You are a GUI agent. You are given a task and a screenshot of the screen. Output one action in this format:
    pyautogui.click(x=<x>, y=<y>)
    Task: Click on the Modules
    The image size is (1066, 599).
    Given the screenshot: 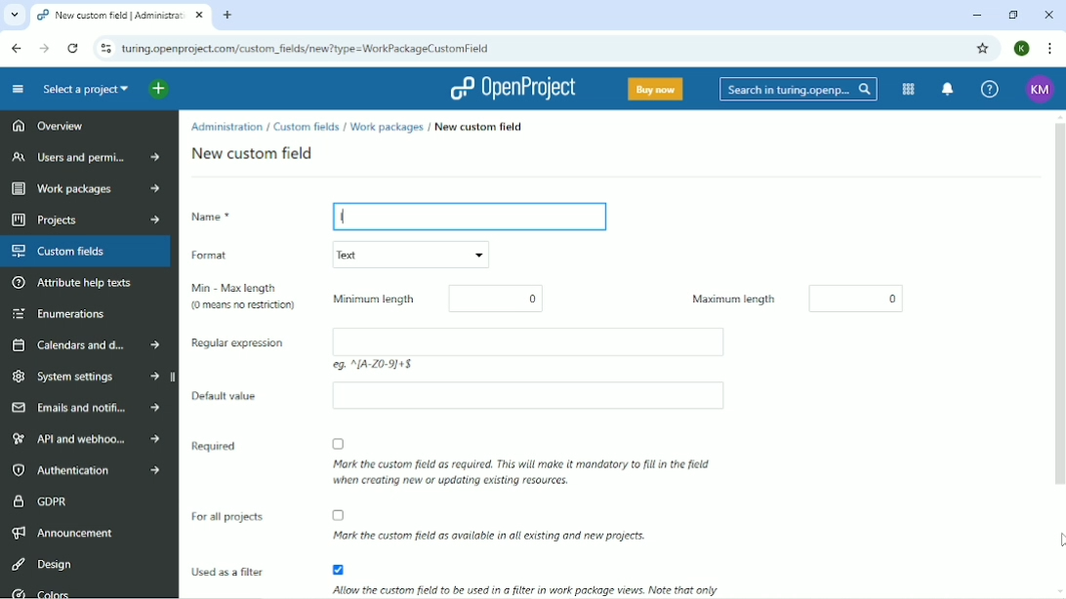 What is the action you would take?
    pyautogui.click(x=906, y=90)
    